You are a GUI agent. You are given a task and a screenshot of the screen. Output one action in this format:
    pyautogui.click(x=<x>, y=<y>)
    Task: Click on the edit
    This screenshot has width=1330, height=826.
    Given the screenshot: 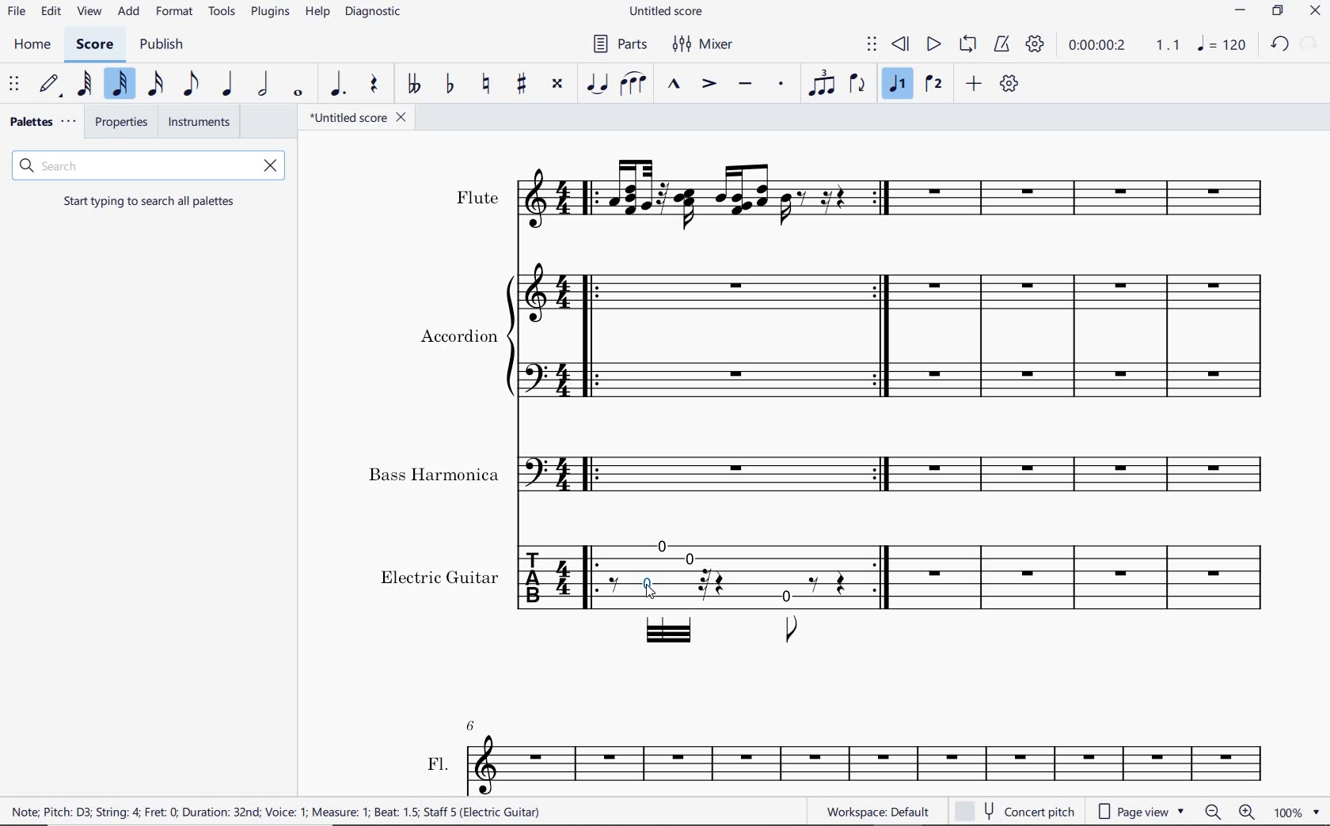 What is the action you would take?
    pyautogui.click(x=51, y=13)
    